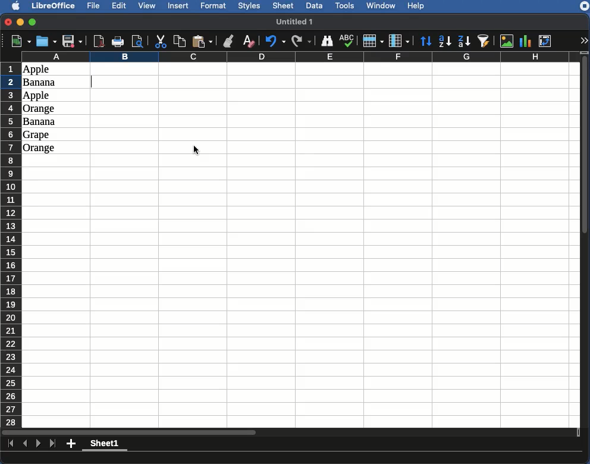 The height and width of the screenshot is (464, 590). I want to click on Scroll, so click(586, 242).